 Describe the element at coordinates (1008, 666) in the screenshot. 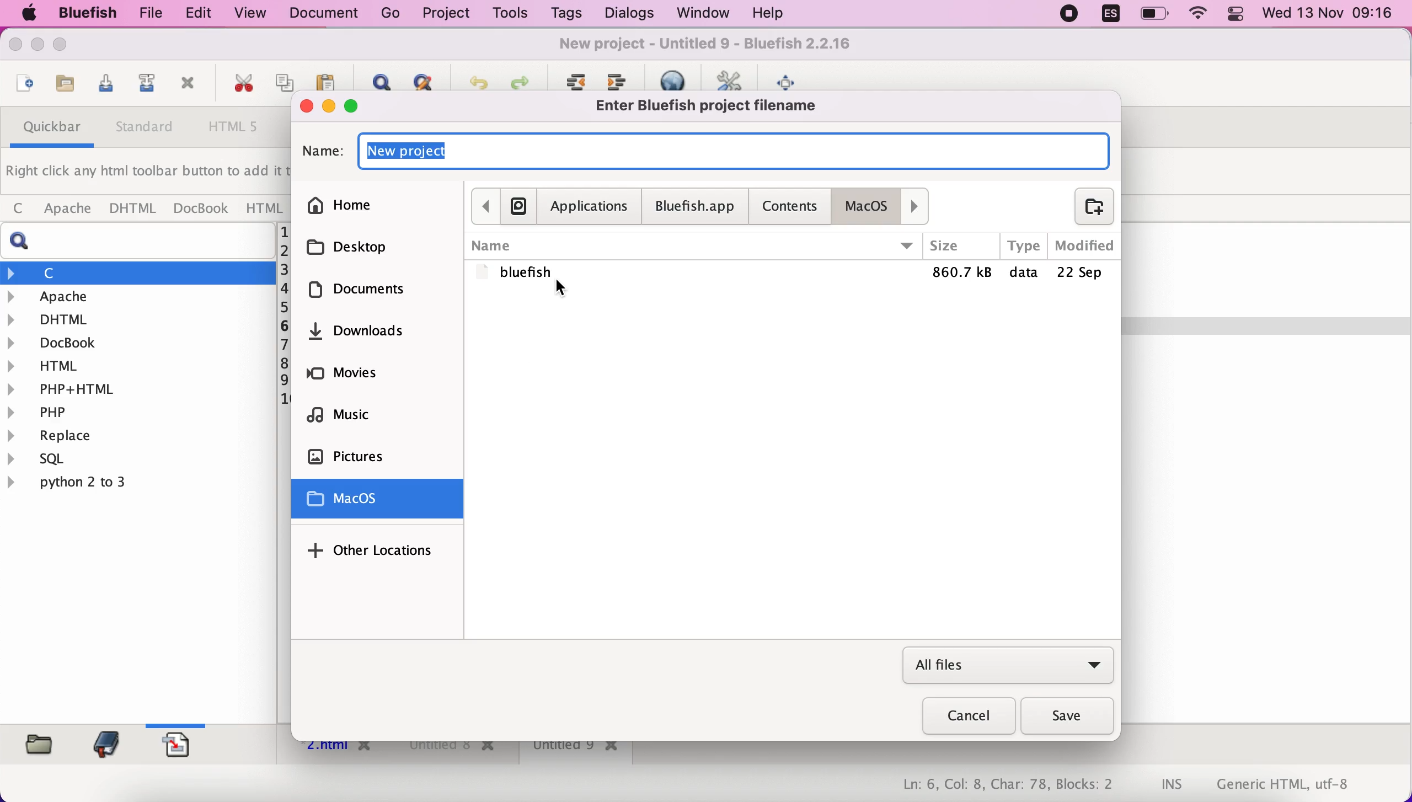

I see `all files` at that location.